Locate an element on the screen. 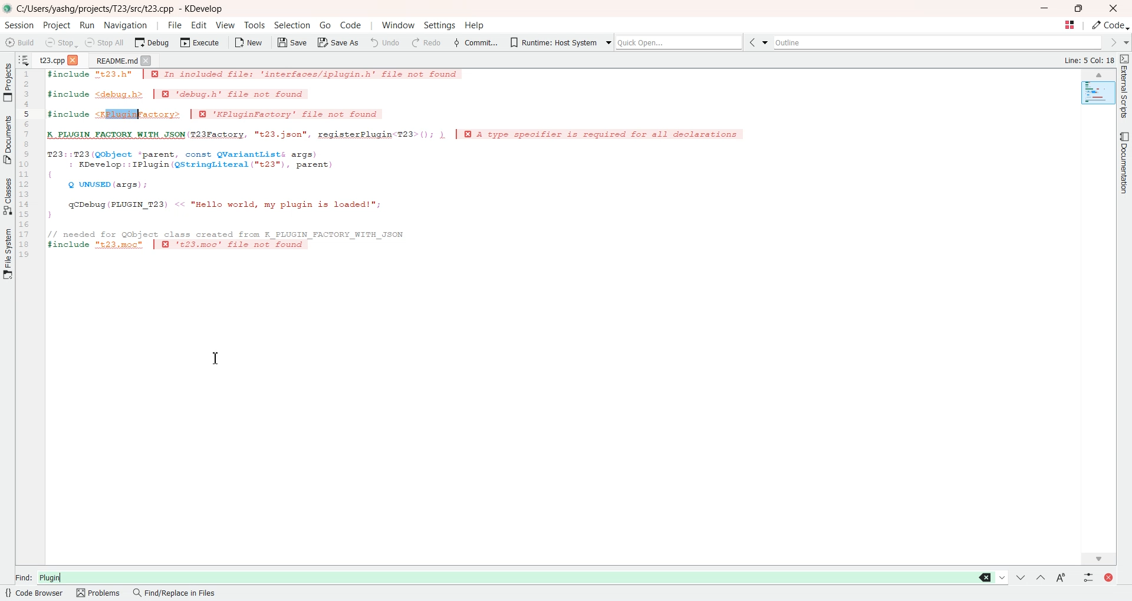  Match case Sensitive is located at coordinates (1059, 577).